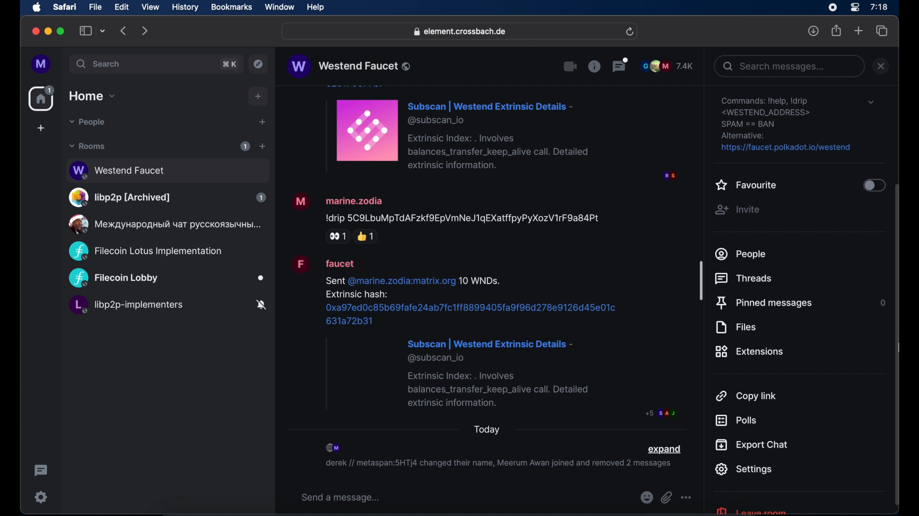 The width and height of the screenshot is (919, 516). I want to click on participants, so click(667, 66).